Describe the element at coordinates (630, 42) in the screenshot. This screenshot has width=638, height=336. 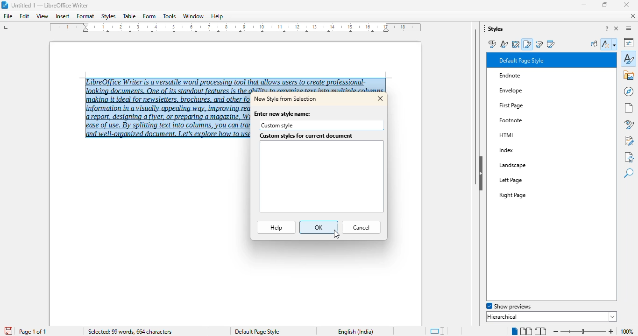
I see `properties` at that location.